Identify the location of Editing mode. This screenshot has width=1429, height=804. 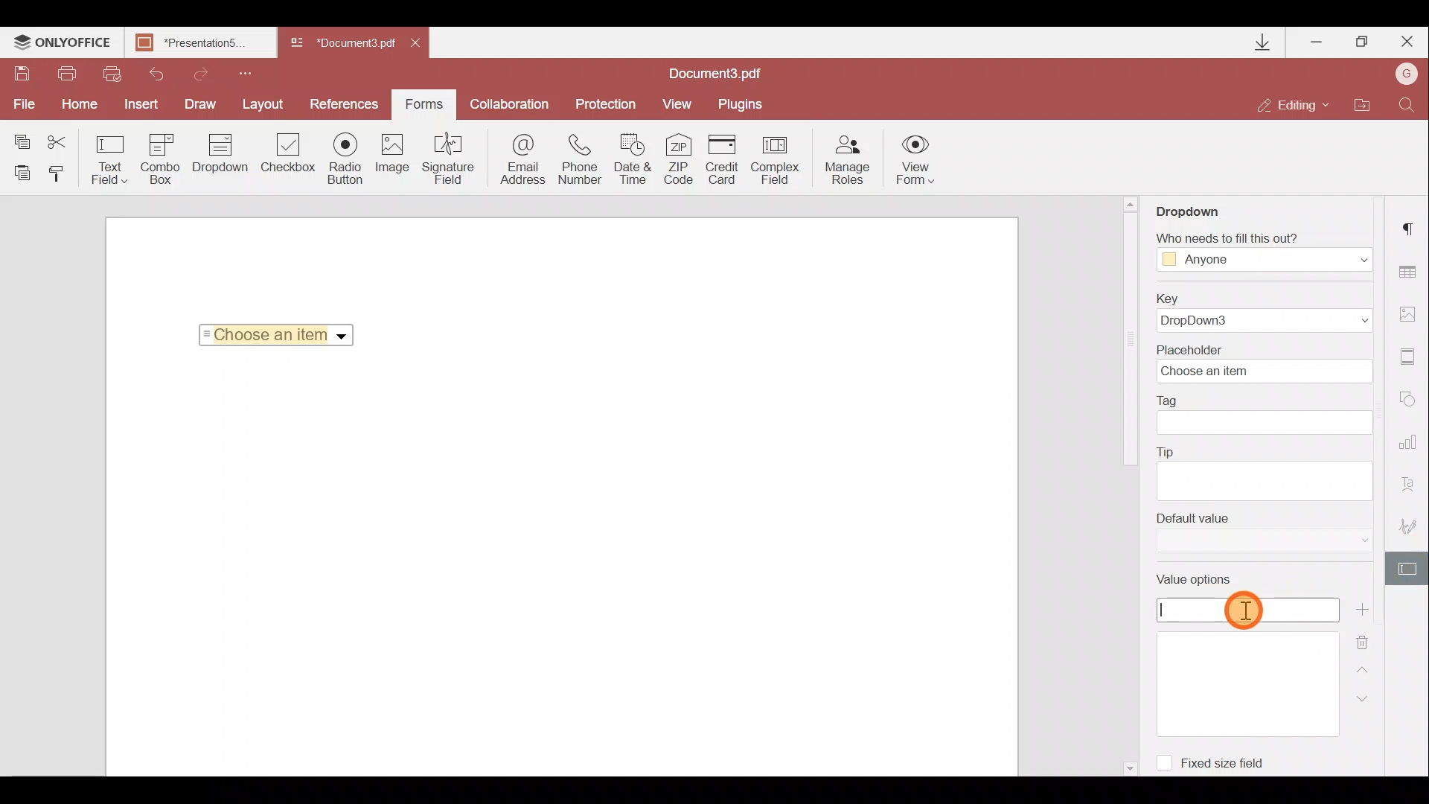
(1294, 106).